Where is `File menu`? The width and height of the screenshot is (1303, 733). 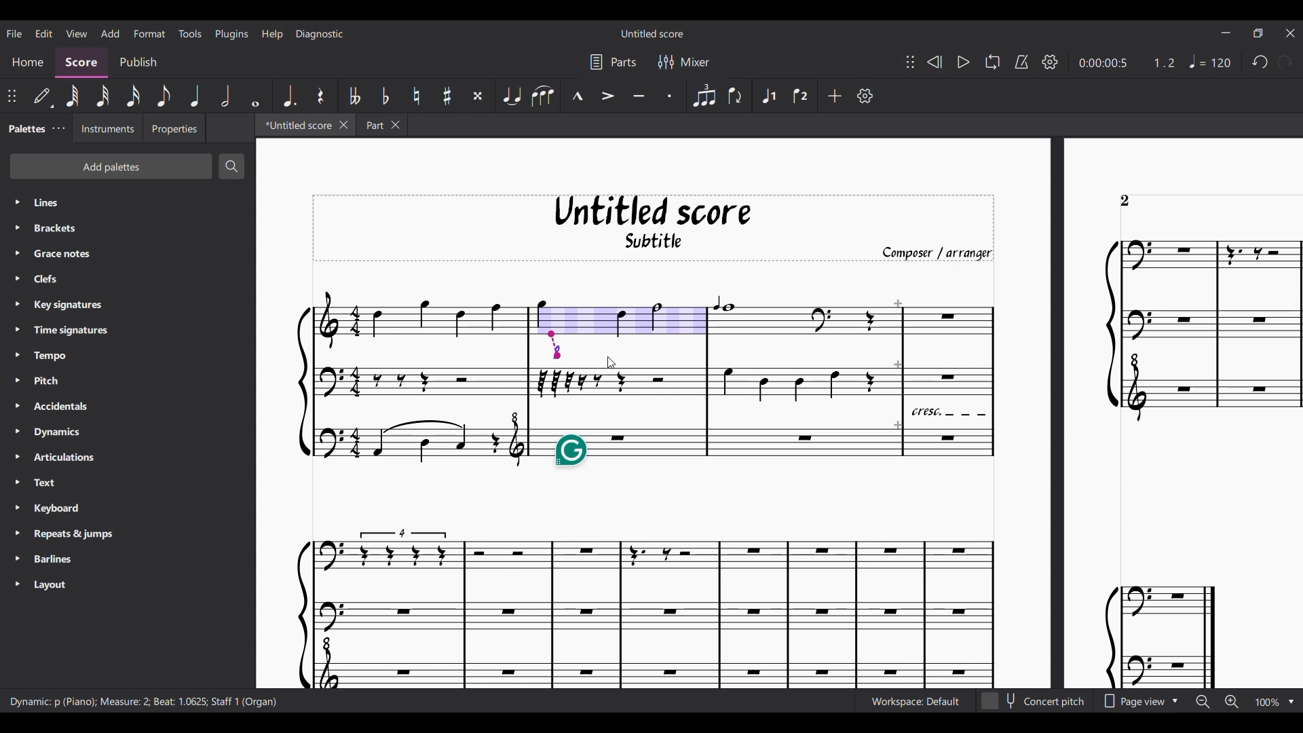
File menu is located at coordinates (14, 33).